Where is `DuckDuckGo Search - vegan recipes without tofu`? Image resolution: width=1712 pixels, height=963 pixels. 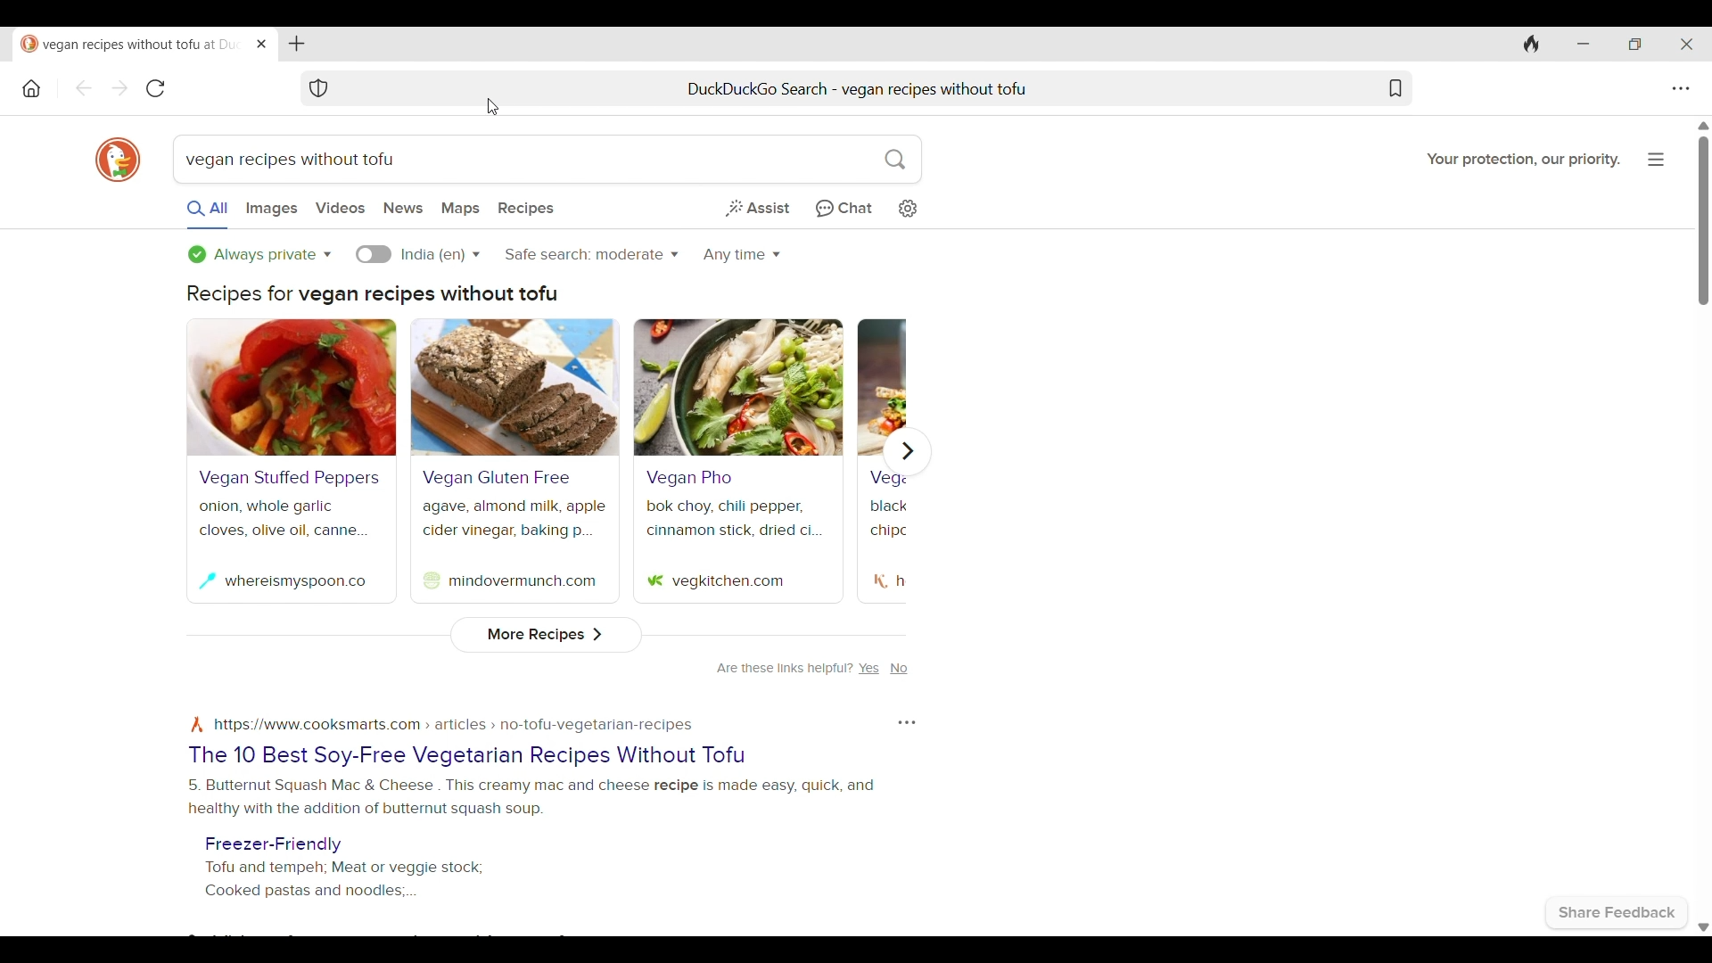
DuckDuckGo Search - vegan recipes without tofu is located at coordinates (860, 88).